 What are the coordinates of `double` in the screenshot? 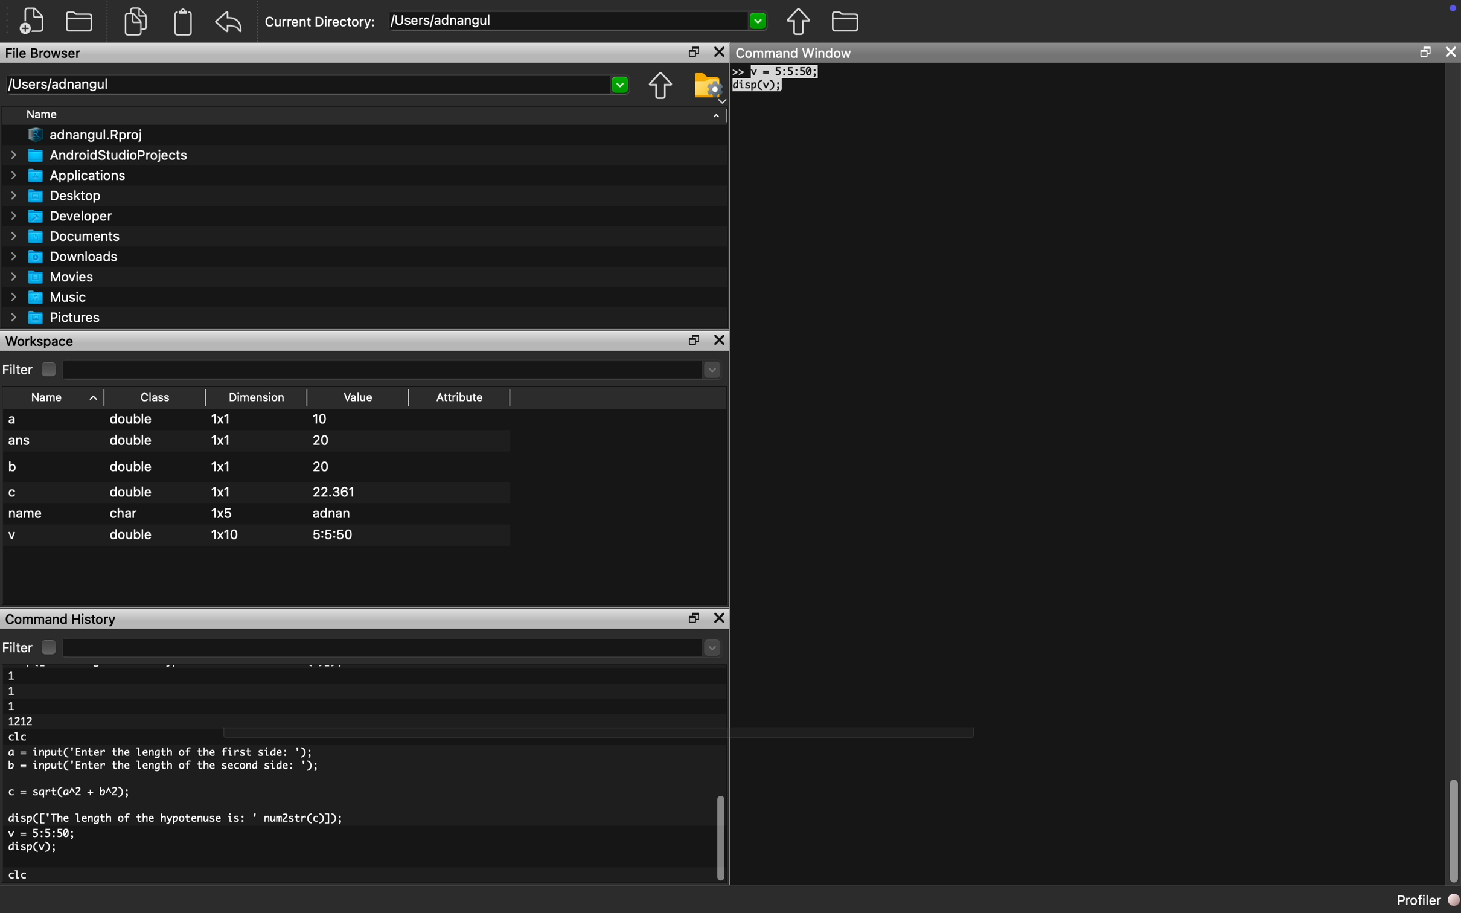 It's located at (133, 536).